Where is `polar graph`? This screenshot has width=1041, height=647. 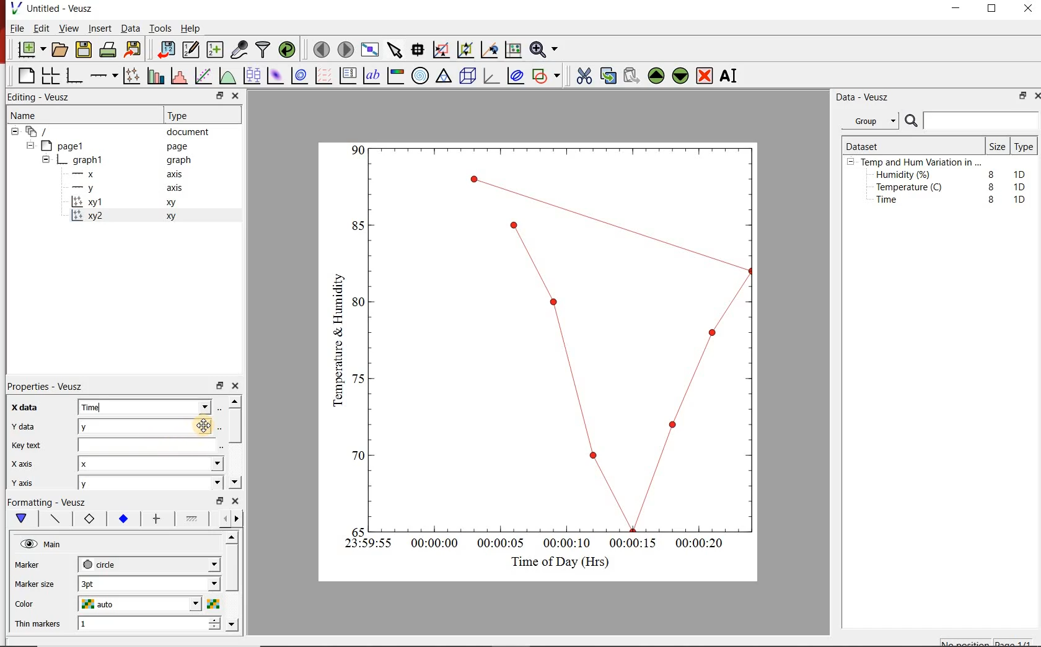
polar graph is located at coordinates (421, 77).